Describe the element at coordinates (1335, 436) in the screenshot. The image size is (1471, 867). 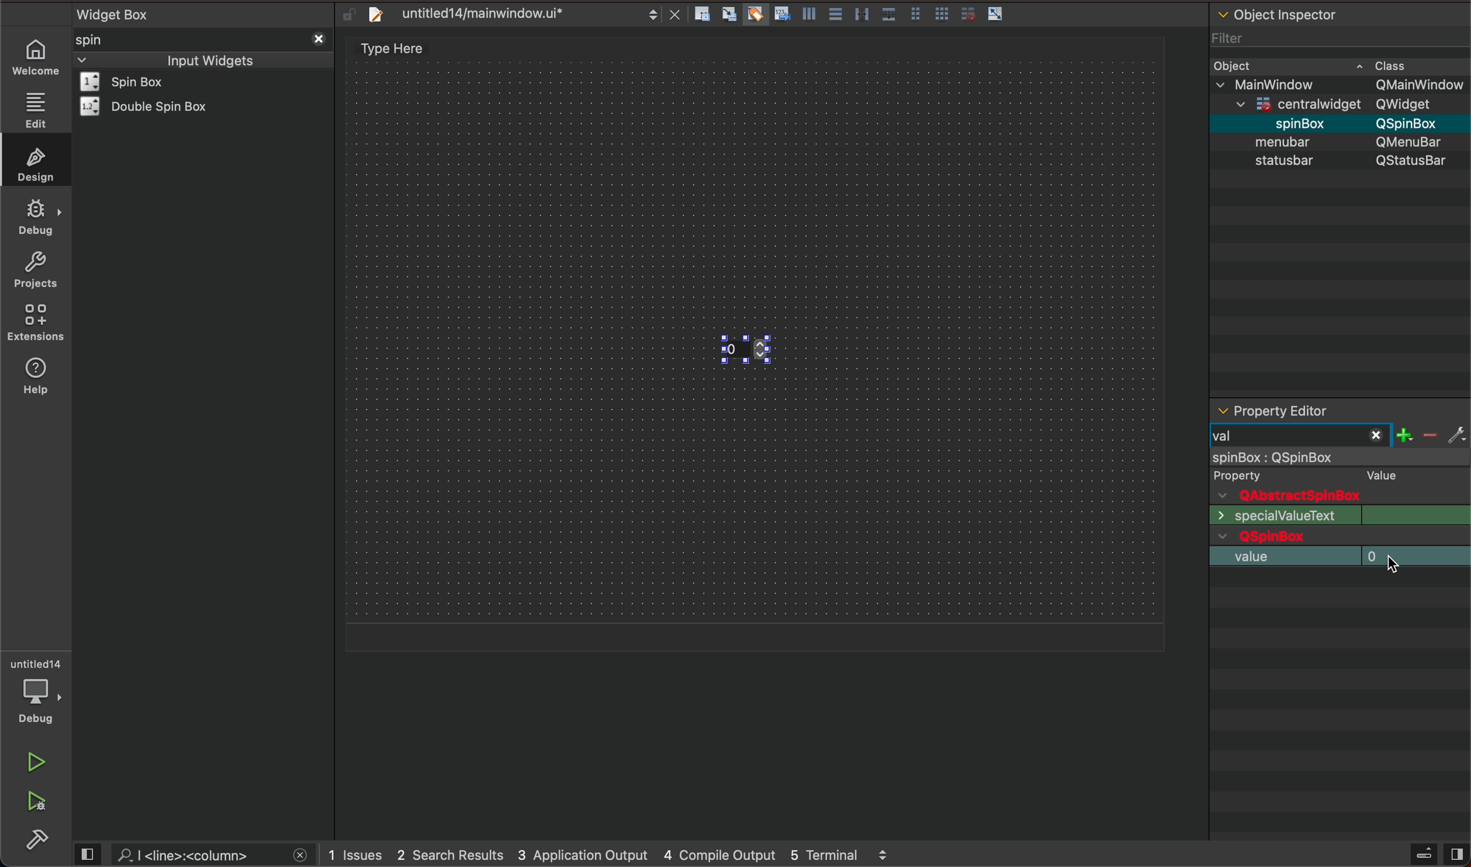
I see `val filter` at that location.